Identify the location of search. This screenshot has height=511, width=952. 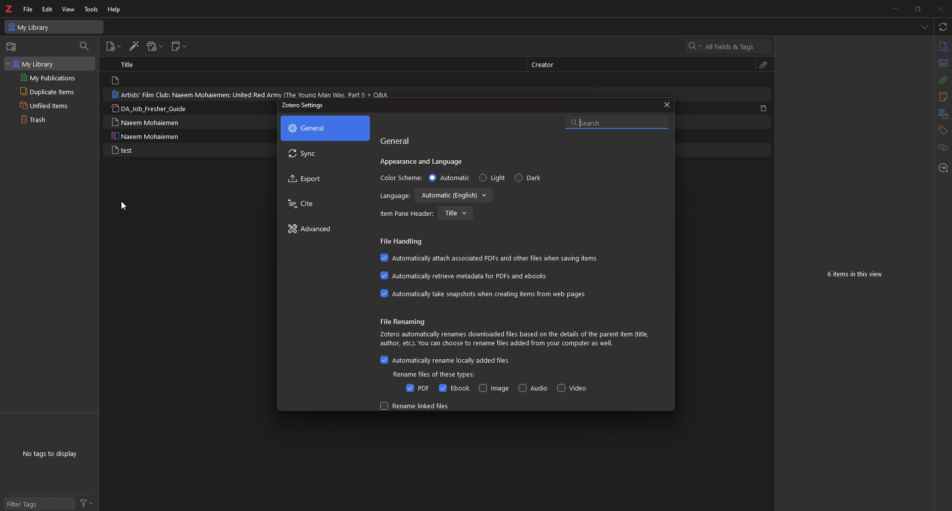
(616, 121).